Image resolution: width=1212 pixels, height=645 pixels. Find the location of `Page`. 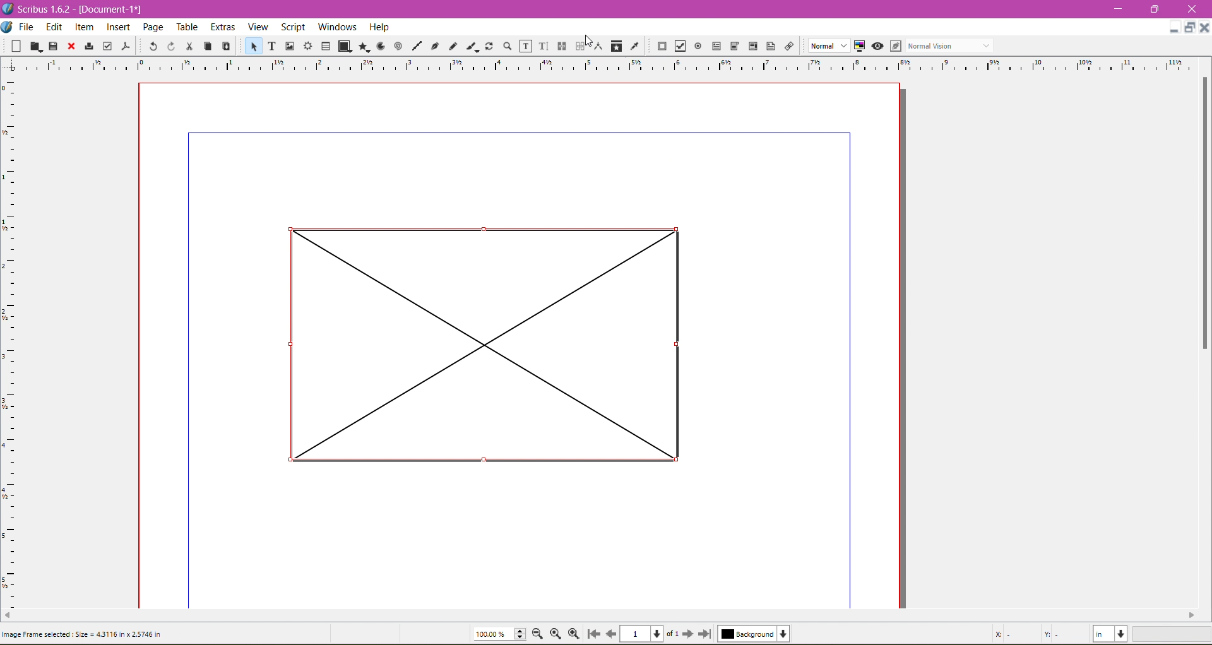

Page is located at coordinates (155, 28).